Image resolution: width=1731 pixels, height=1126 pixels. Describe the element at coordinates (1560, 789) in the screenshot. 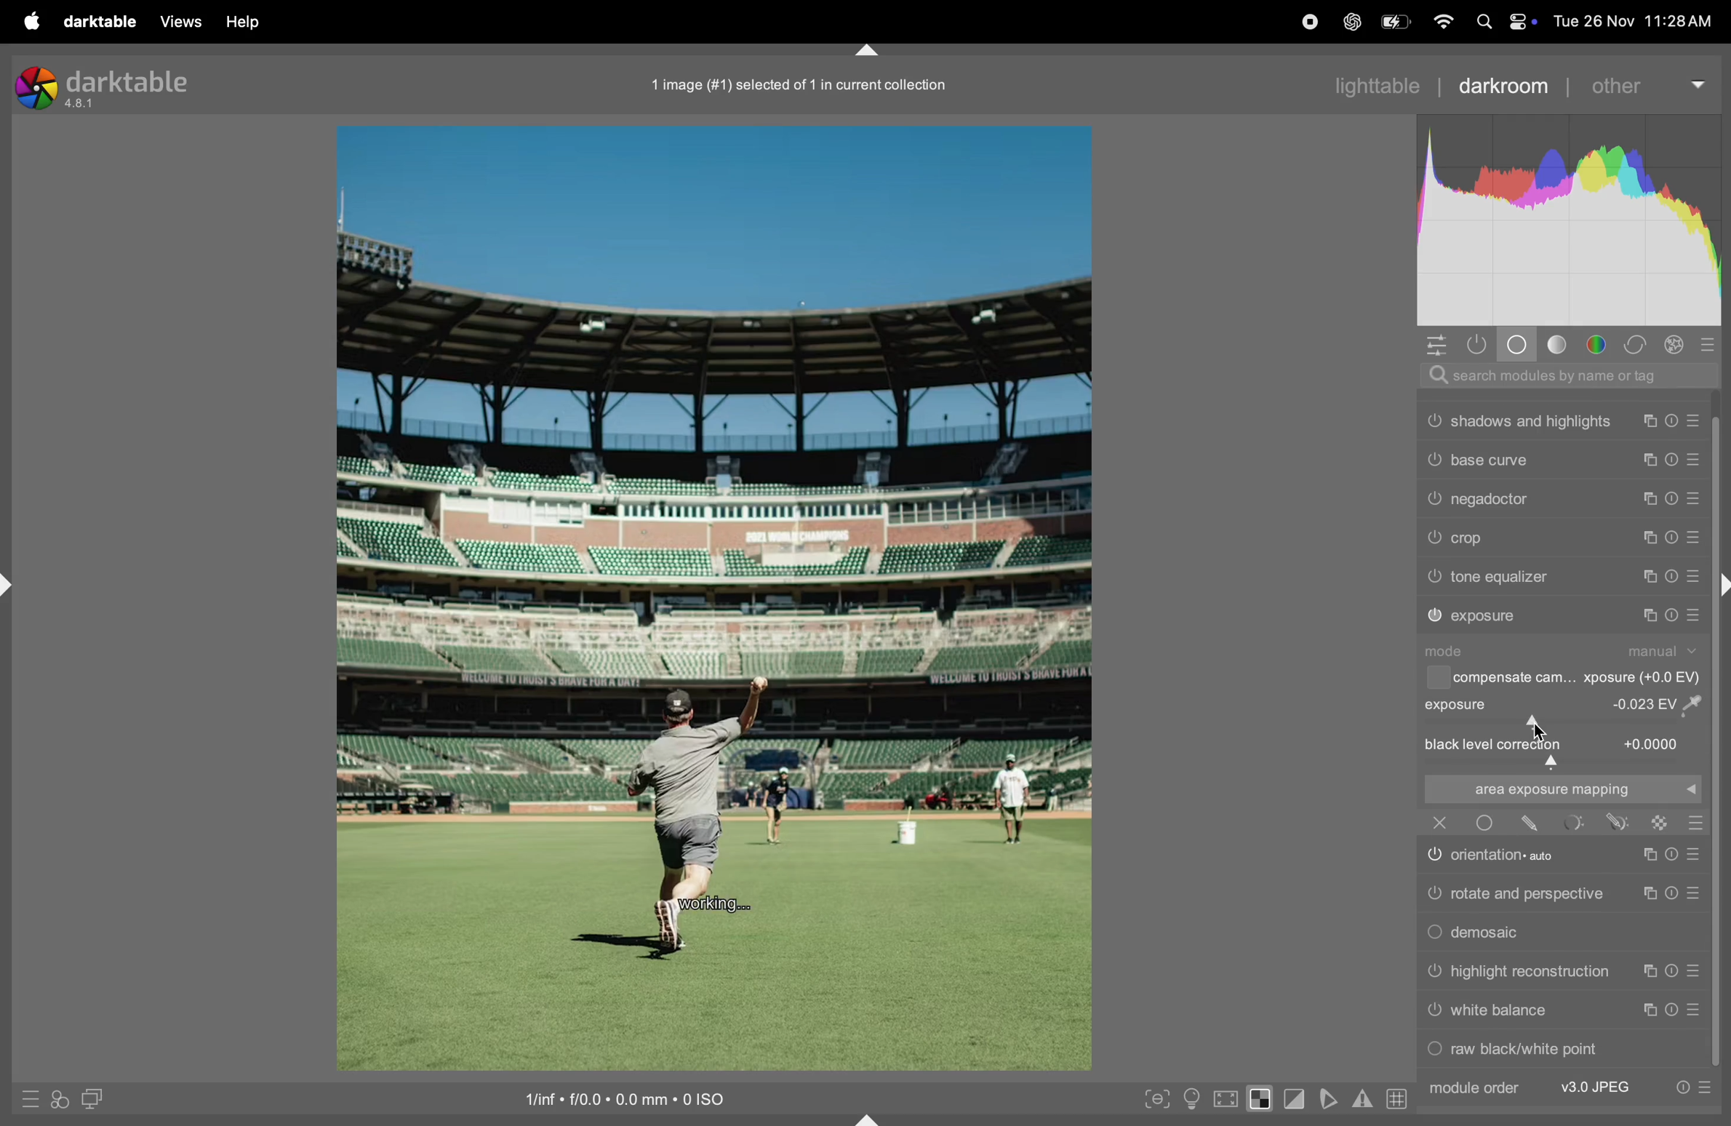

I see `area exposure mapping` at that location.